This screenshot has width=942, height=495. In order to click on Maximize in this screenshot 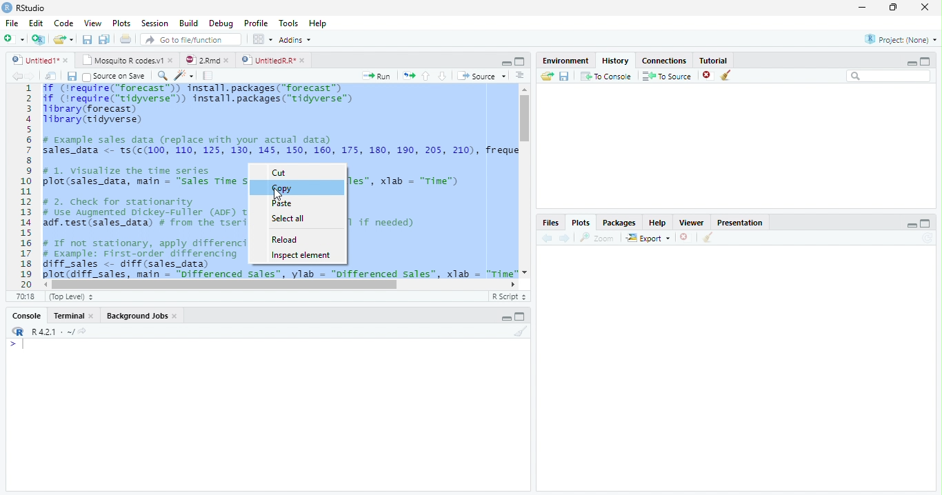, I will do `click(521, 317)`.